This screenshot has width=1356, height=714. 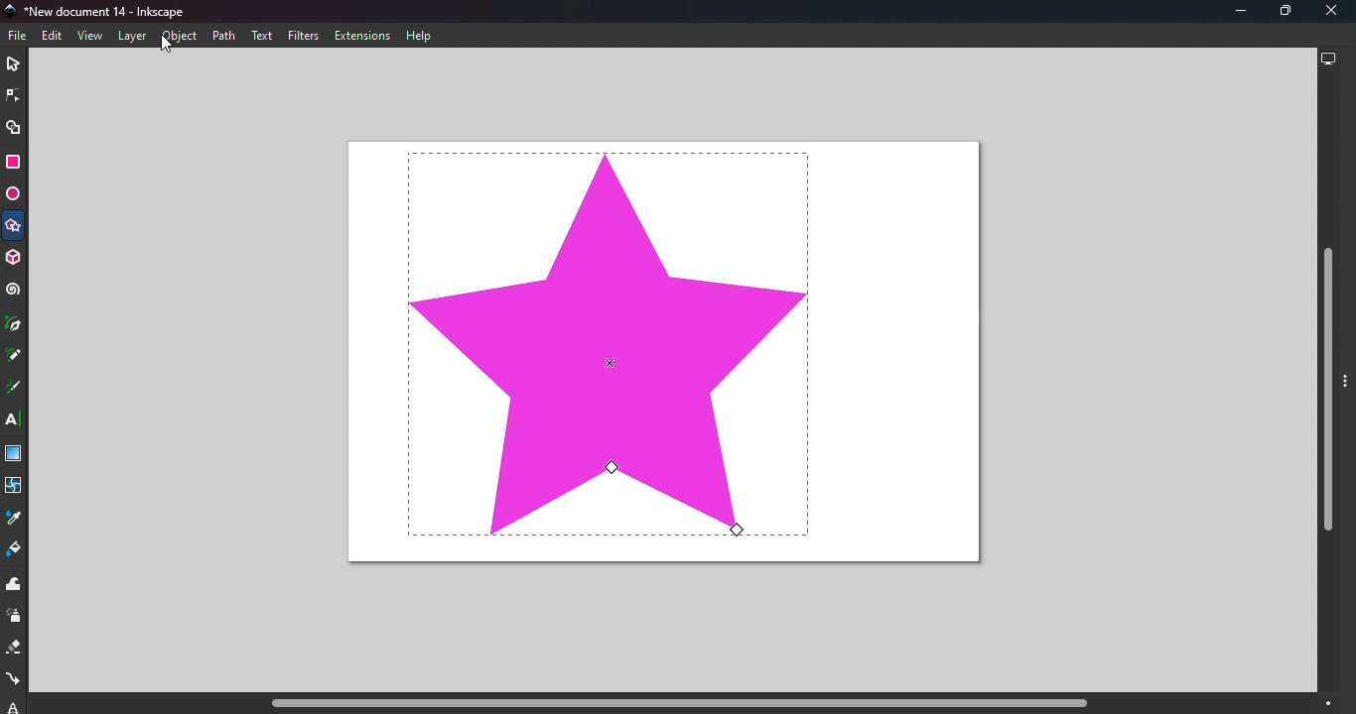 What do you see at coordinates (14, 357) in the screenshot?
I see `Pencil tool` at bounding box center [14, 357].